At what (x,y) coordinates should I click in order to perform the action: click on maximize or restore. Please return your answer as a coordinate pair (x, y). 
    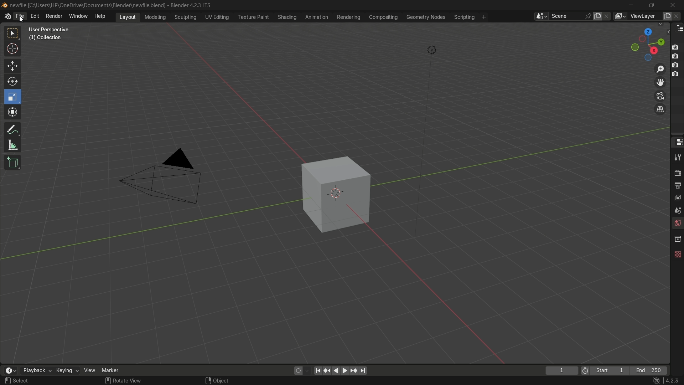
    Looking at the image, I should click on (651, 5).